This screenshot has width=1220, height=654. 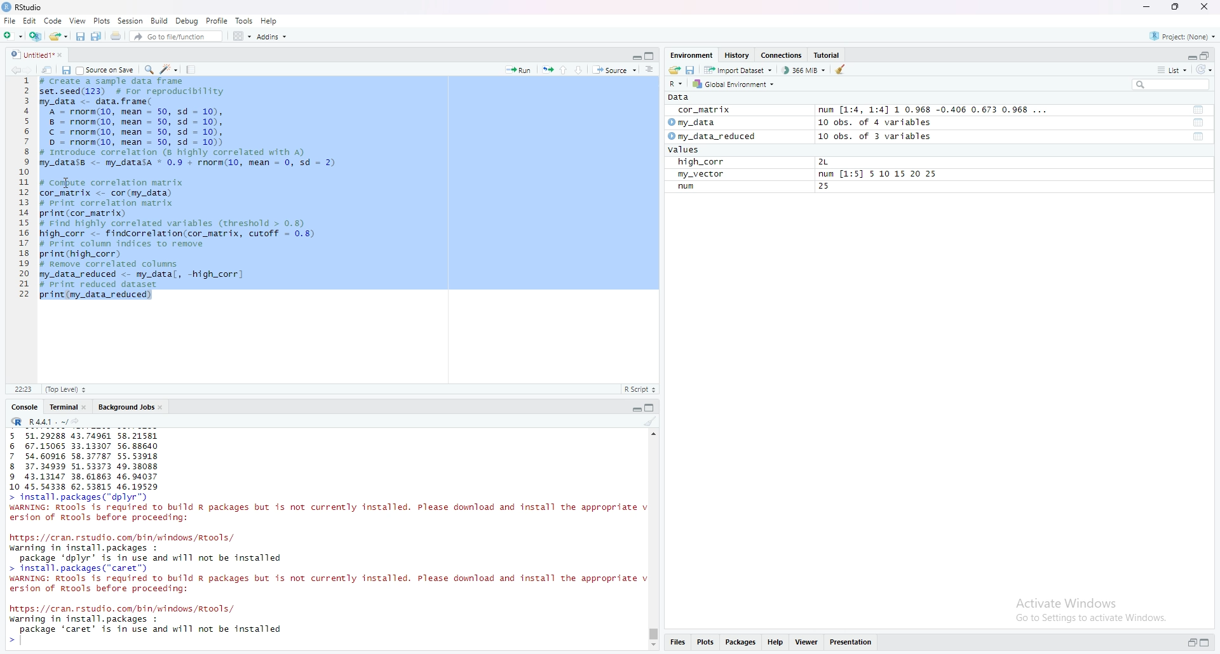 I want to click on Presentations, so click(x=852, y=642).